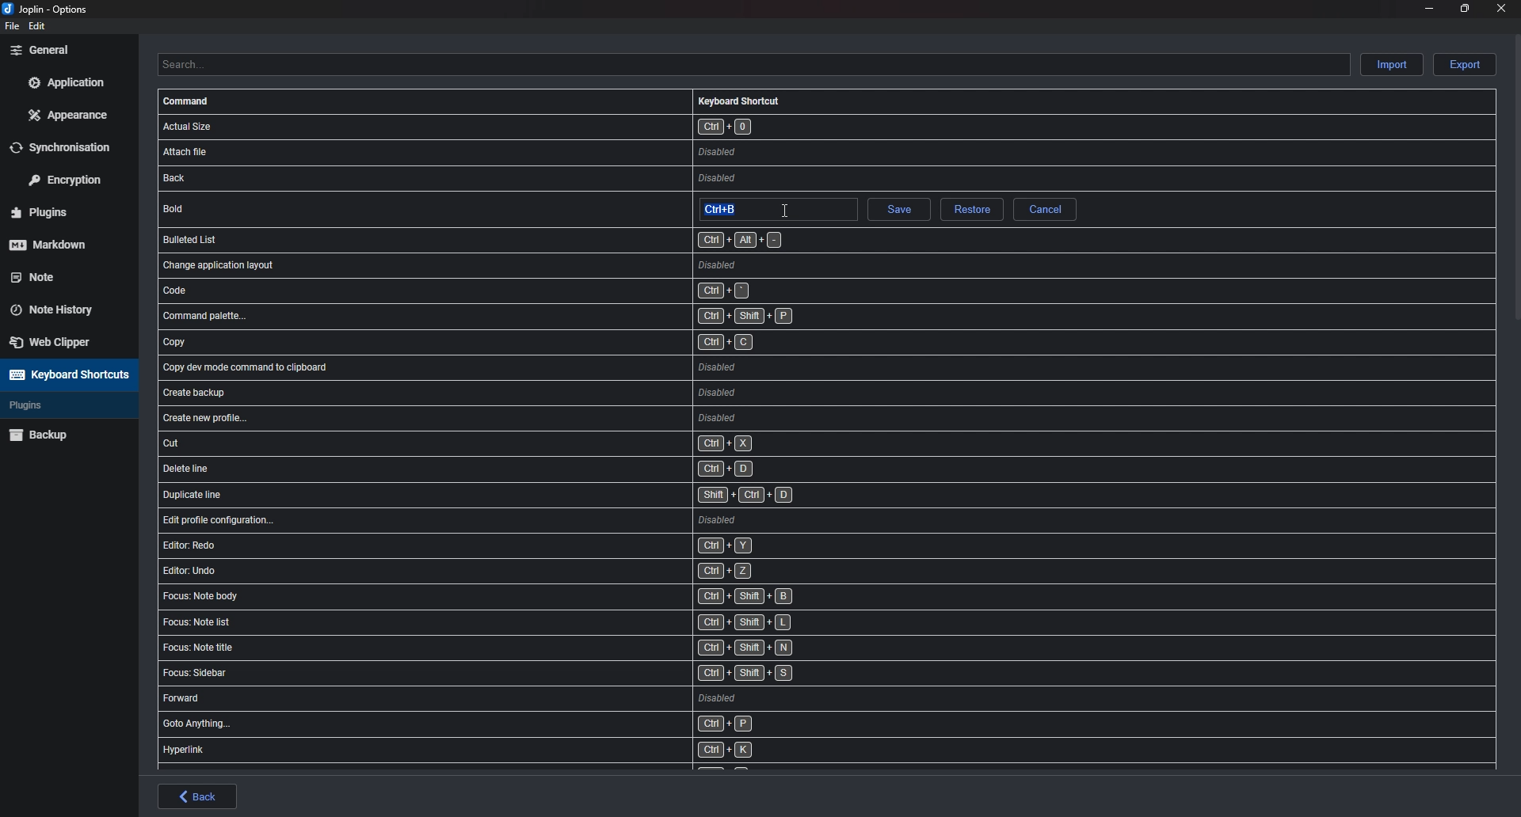  Describe the element at coordinates (65, 434) in the screenshot. I see `Back up` at that location.